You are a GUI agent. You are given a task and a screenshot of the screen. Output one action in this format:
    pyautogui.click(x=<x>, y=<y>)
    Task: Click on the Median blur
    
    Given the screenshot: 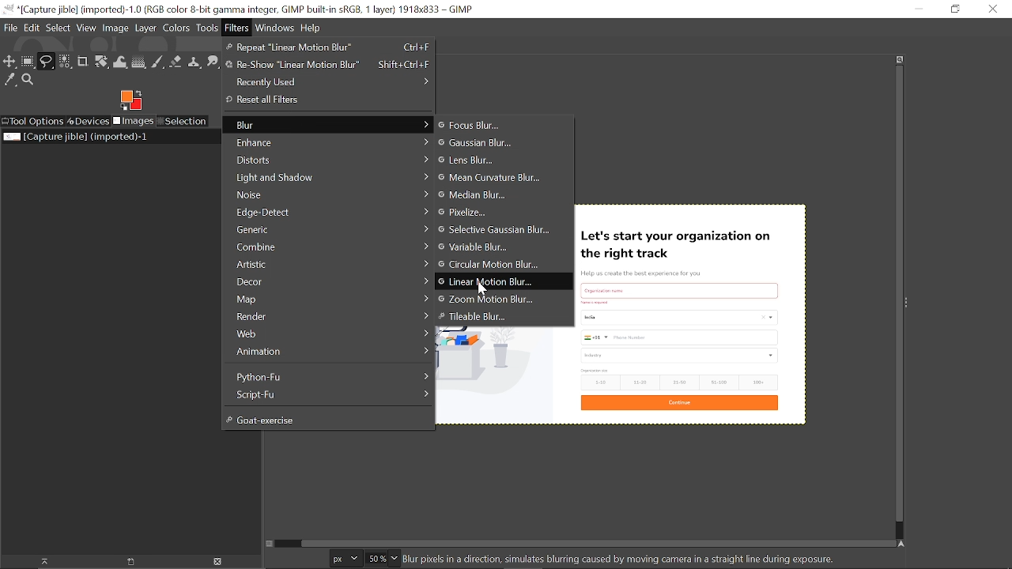 What is the action you would take?
    pyautogui.click(x=489, y=195)
    